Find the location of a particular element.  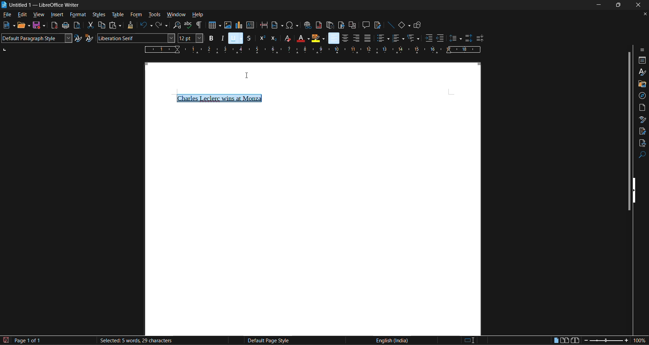

edit is located at coordinates (22, 15).